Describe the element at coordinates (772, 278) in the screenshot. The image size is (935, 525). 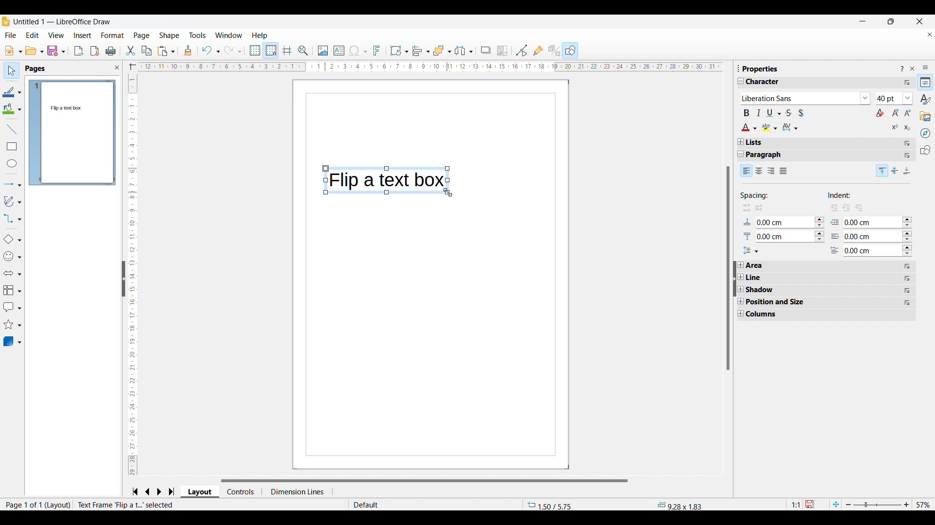
I see `Line property` at that location.